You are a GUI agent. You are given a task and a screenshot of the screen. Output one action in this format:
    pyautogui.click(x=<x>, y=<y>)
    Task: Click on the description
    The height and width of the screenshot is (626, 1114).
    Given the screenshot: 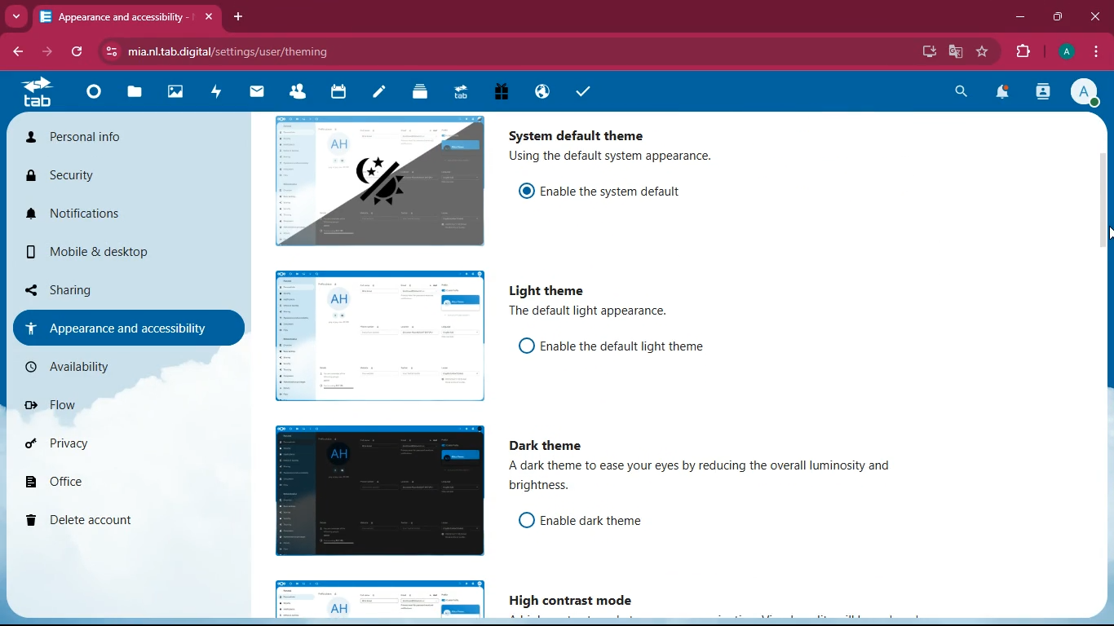 What is the action you would take?
    pyautogui.click(x=591, y=312)
    